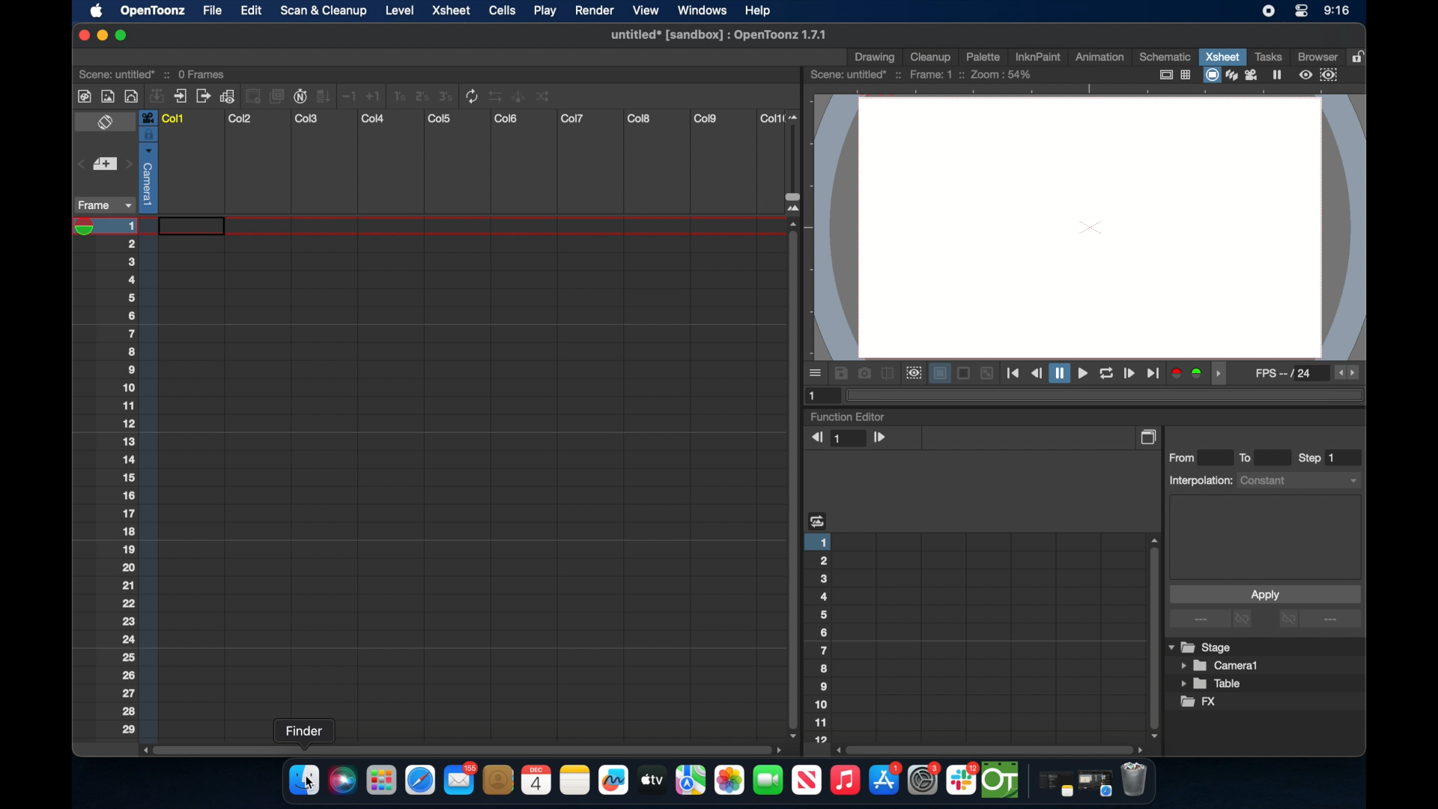 The height and width of the screenshot is (809, 1438). What do you see at coordinates (1336, 12) in the screenshot?
I see `time` at bounding box center [1336, 12].